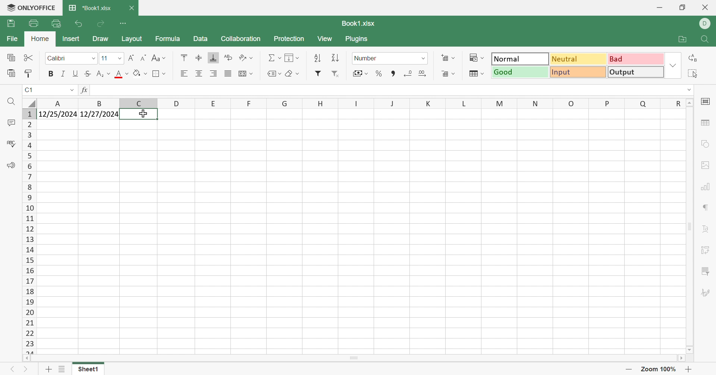  What do you see at coordinates (124, 23) in the screenshot?
I see `Customize Quick Access Toolbar` at bounding box center [124, 23].